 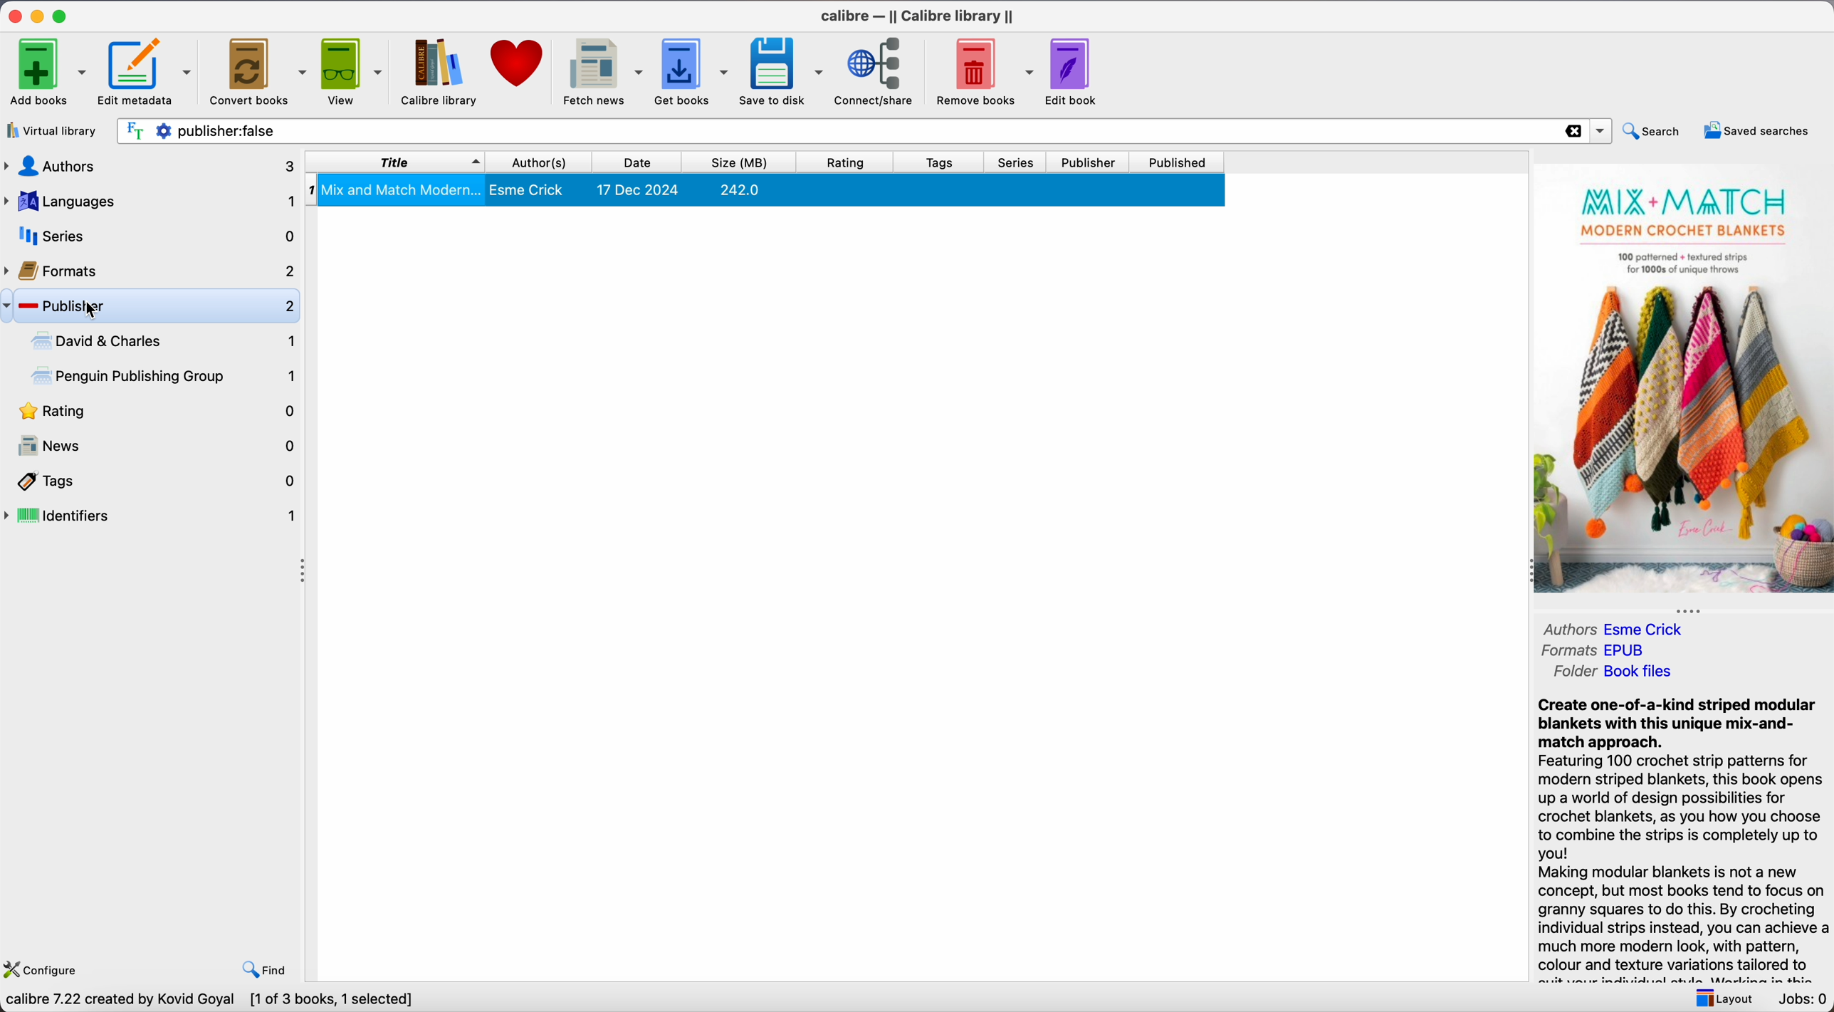 What do you see at coordinates (149, 236) in the screenshot?
I see `series` at bounding box center [149, 236].